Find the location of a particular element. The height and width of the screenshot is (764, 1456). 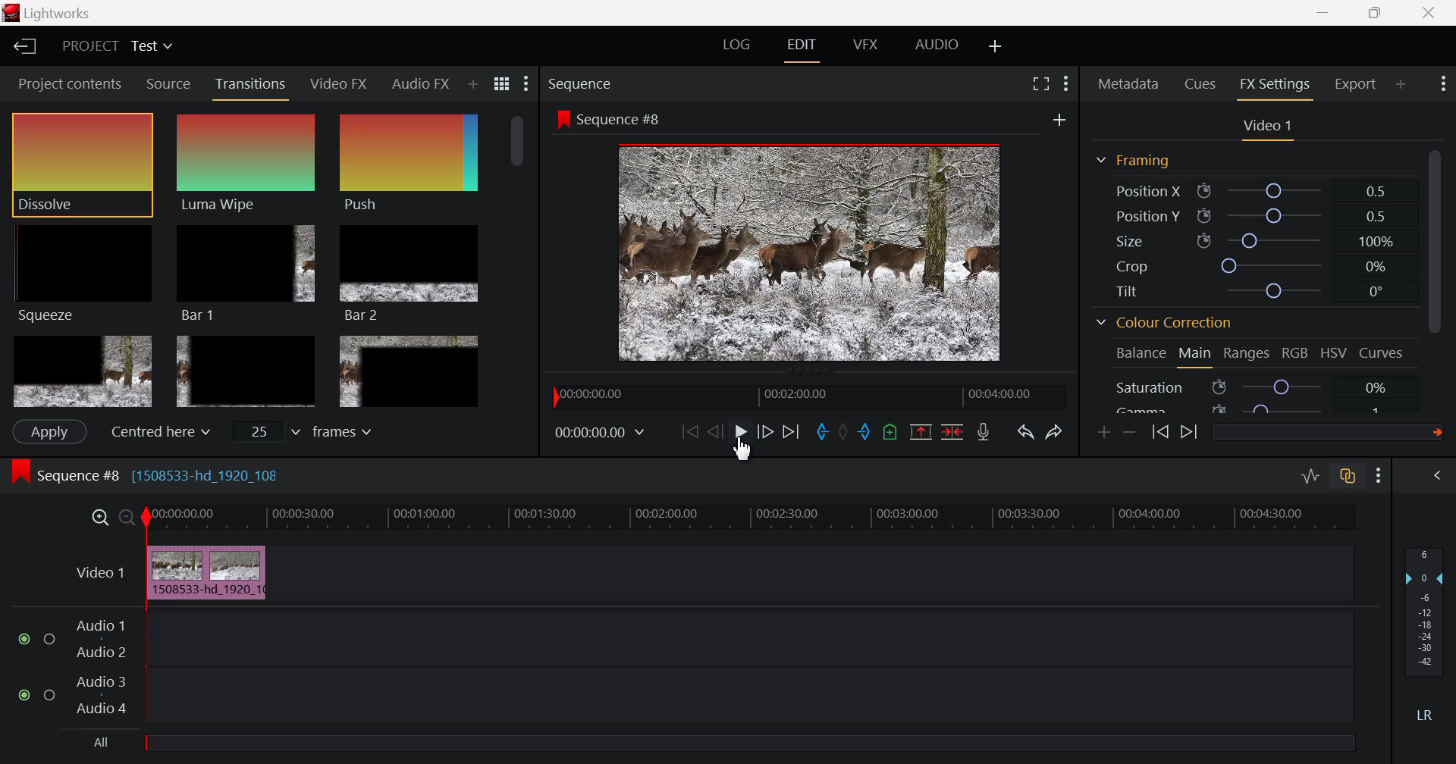

Size is located at coordinates (1260, 240).